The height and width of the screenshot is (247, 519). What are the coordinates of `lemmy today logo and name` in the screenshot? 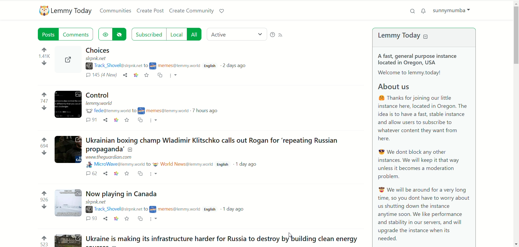 It's located at (64, 11).